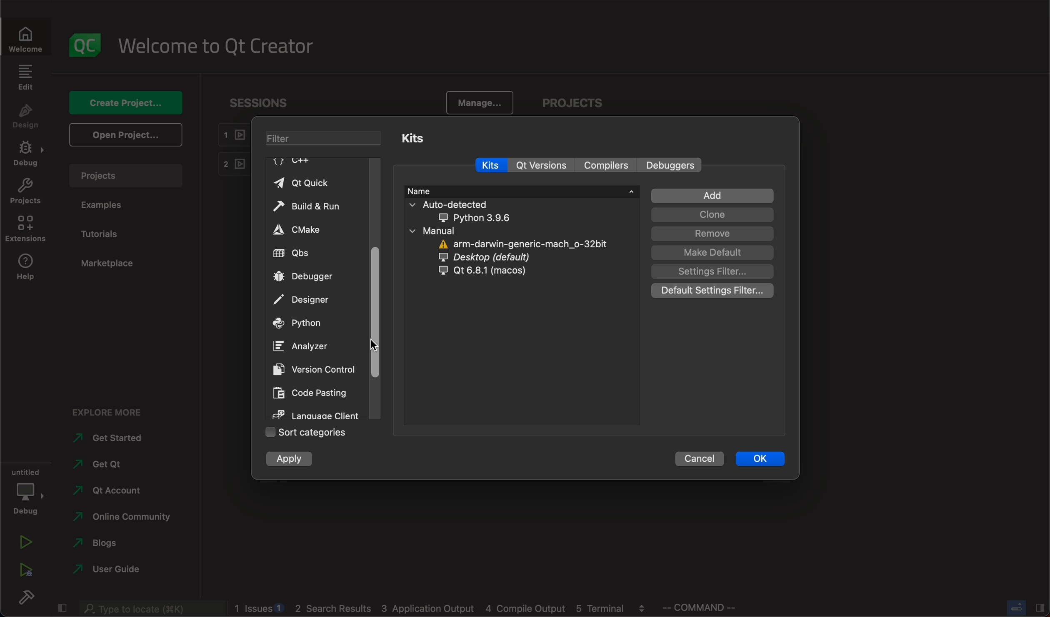 The image size is (1050, 617). What do you see at coordinates (112, 264) in the screenshot?
I see `marketplace` at bounding box center [112, 264].